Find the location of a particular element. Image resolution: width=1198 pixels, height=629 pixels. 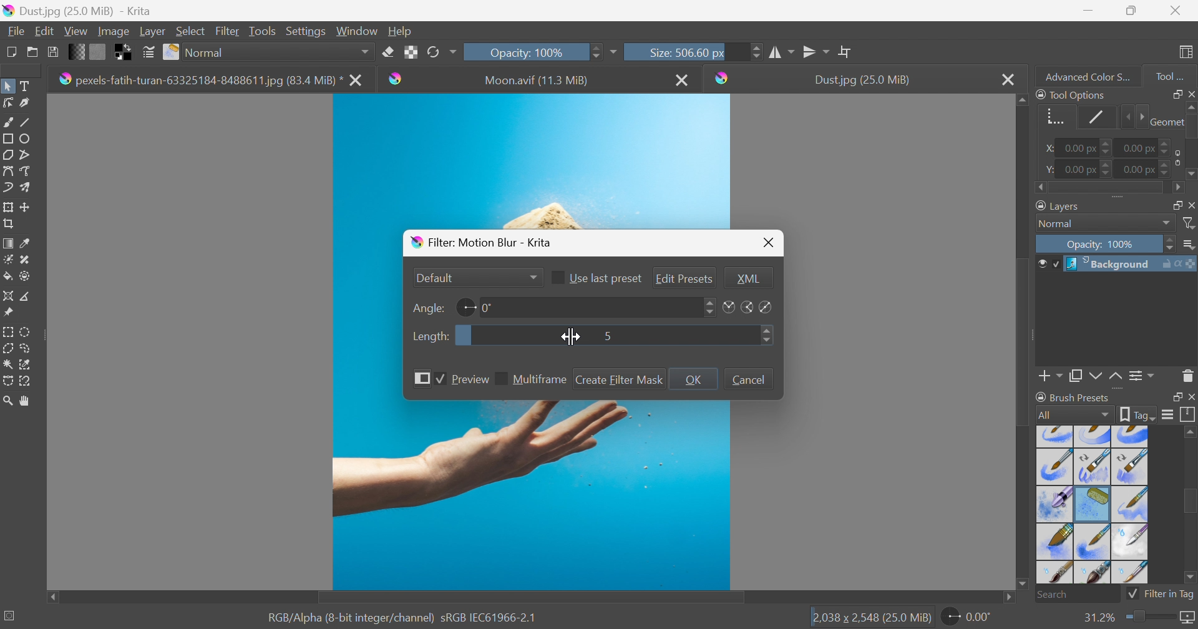

Size: 506.60 px is located at coordinates (666, 51).